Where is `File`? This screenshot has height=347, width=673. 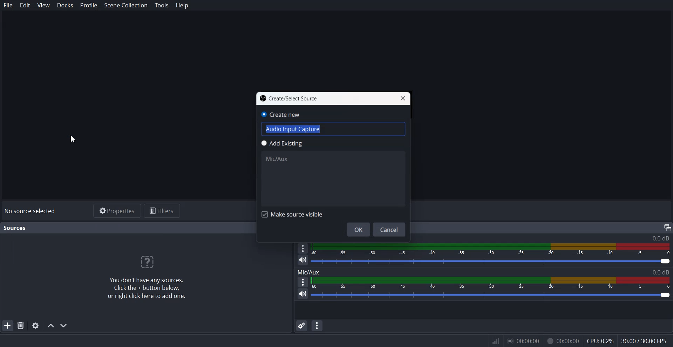 File is located at coordinates (8, 5).